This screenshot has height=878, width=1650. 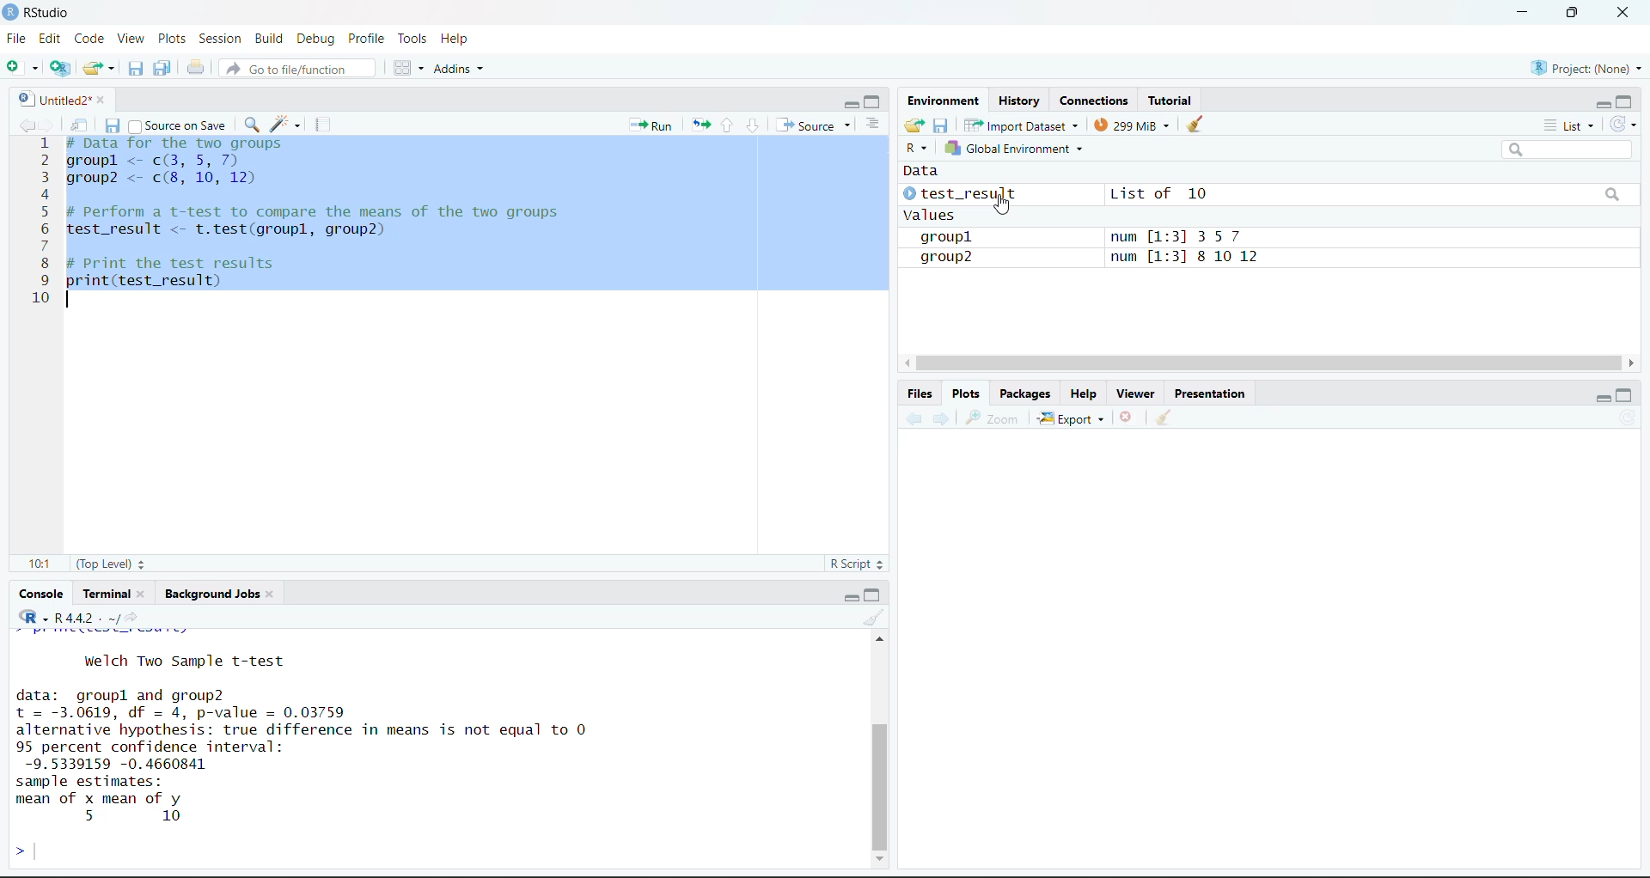 What do you see at coordinates (754, 126) in the screenshot?
I see `go to next section/chunk` at bounding box center [754, 126].